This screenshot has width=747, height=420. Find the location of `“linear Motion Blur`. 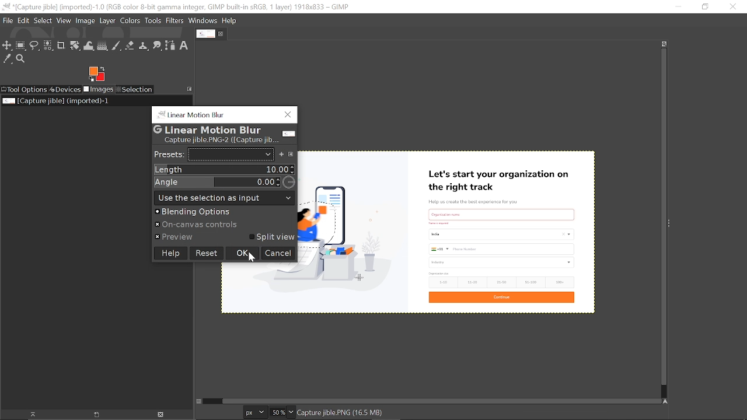

“linear Motion Blur is located at coordinates (191, 114).